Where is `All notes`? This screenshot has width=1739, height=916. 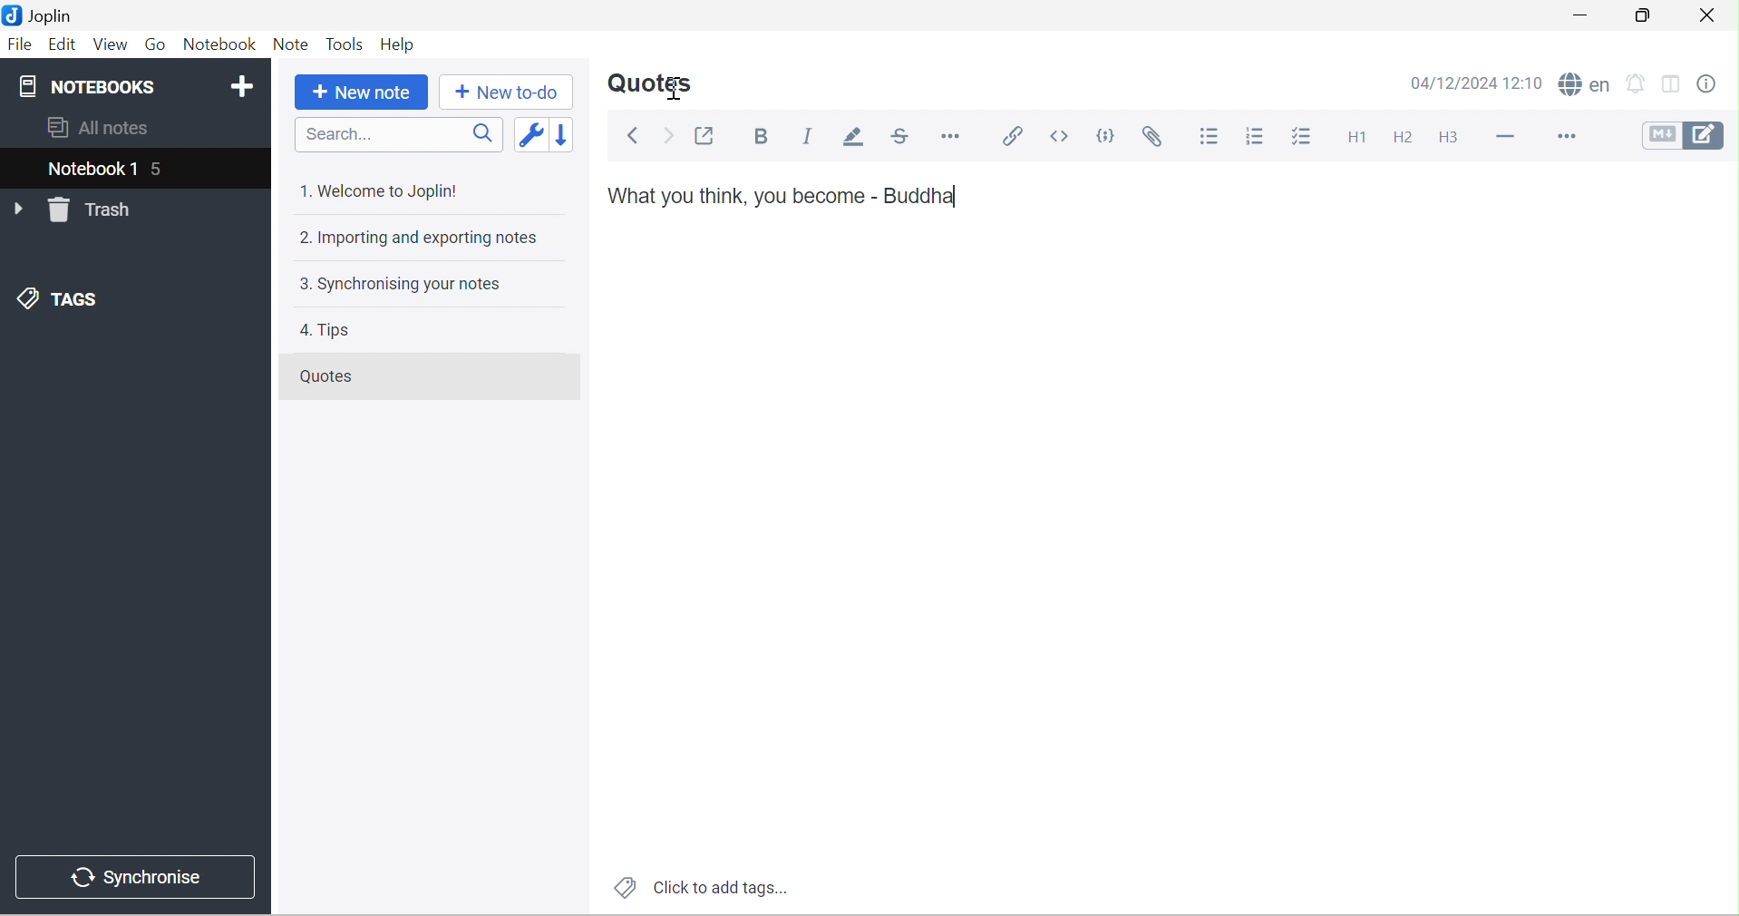
All notes is located at coordinates (99, 128).